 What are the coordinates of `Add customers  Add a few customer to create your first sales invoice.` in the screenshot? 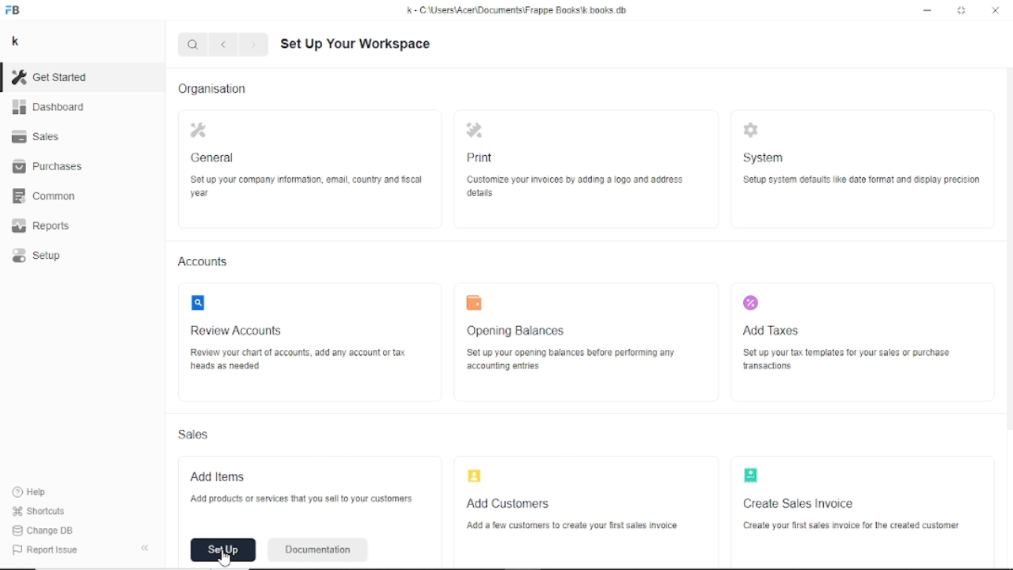 It's located at (570, 500).